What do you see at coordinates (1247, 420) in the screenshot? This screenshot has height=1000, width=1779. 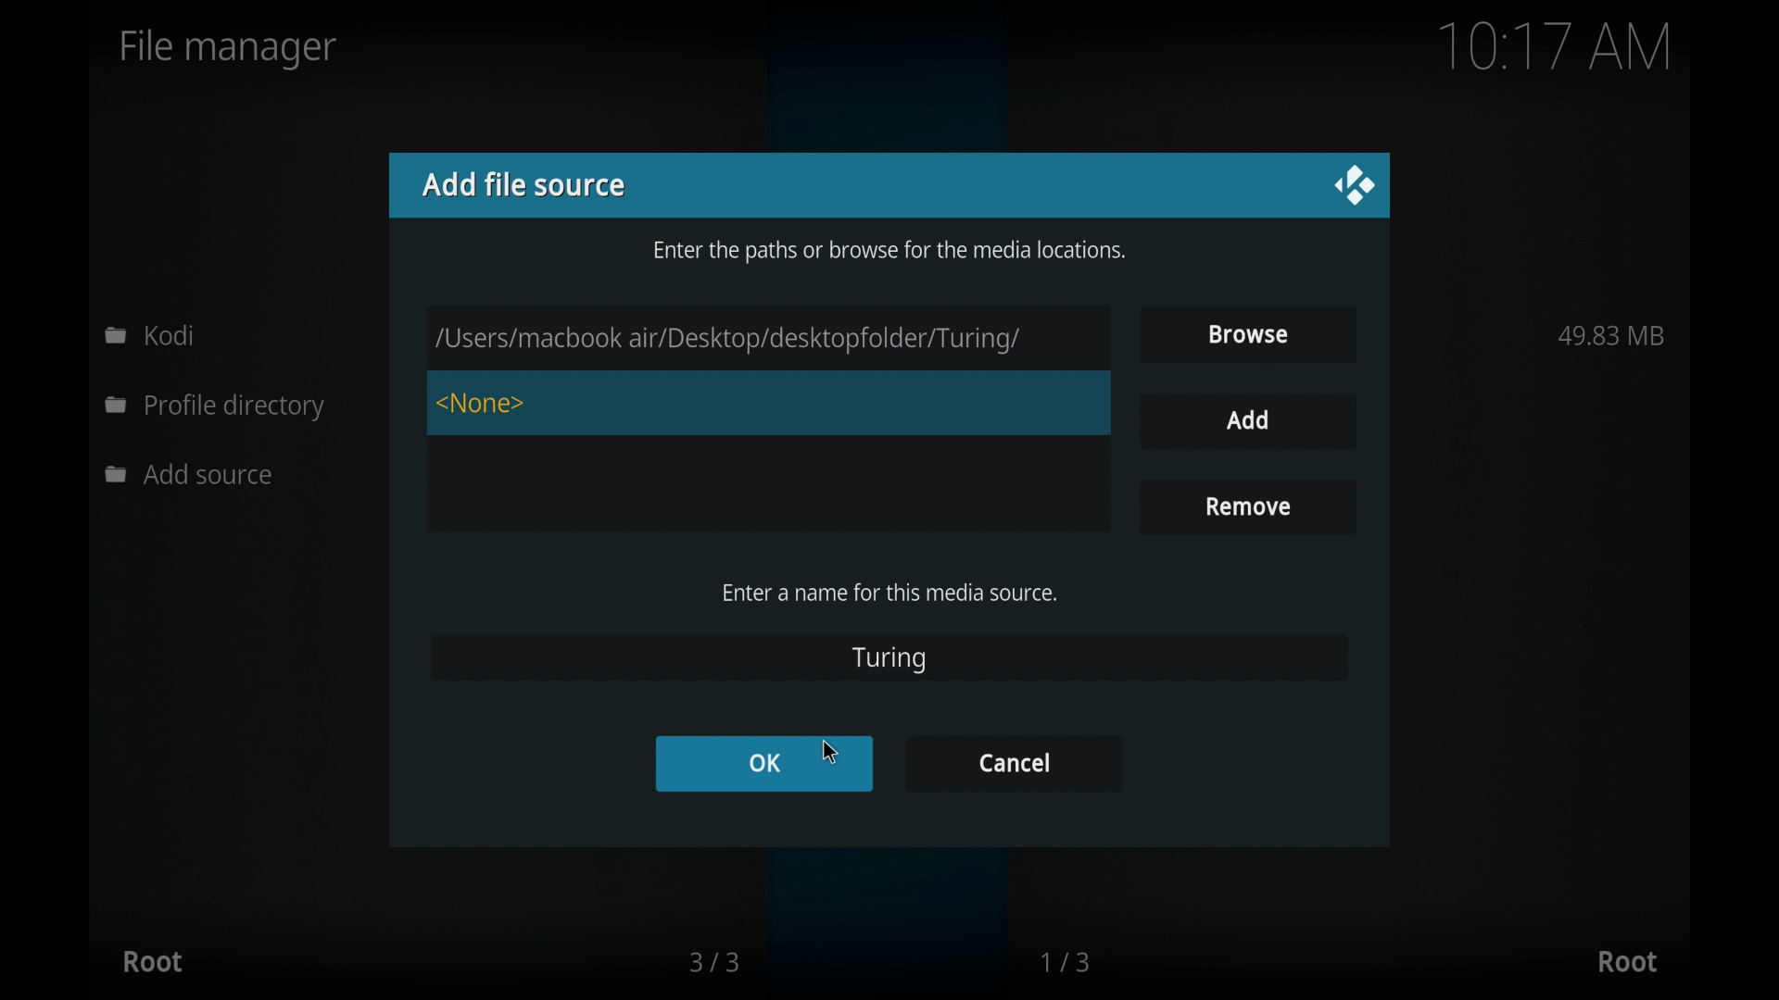 I see `add` at bounding box center [1247, 420].